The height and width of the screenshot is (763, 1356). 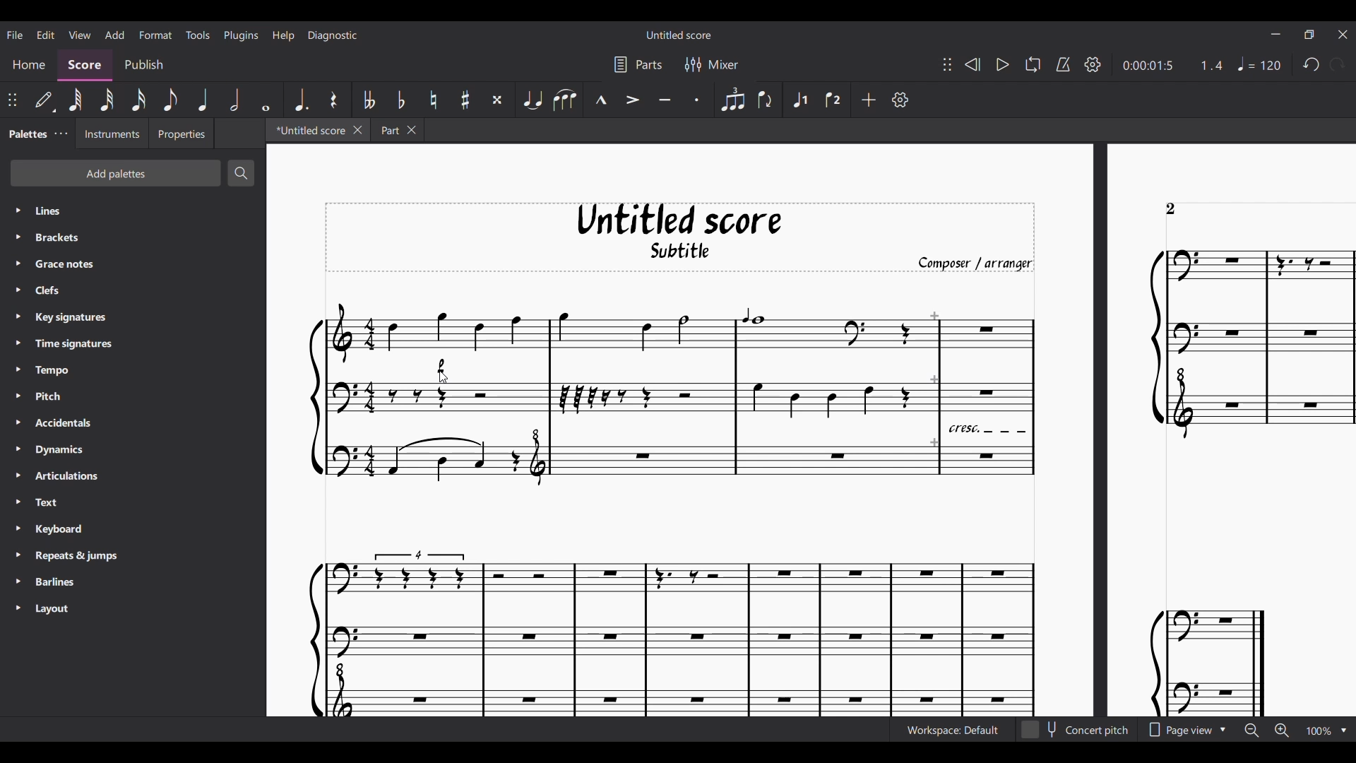 What do you see at coordinates (299, 99) in the screenshot?
I see `Augmentation dot` at bounding box center [299, 99].